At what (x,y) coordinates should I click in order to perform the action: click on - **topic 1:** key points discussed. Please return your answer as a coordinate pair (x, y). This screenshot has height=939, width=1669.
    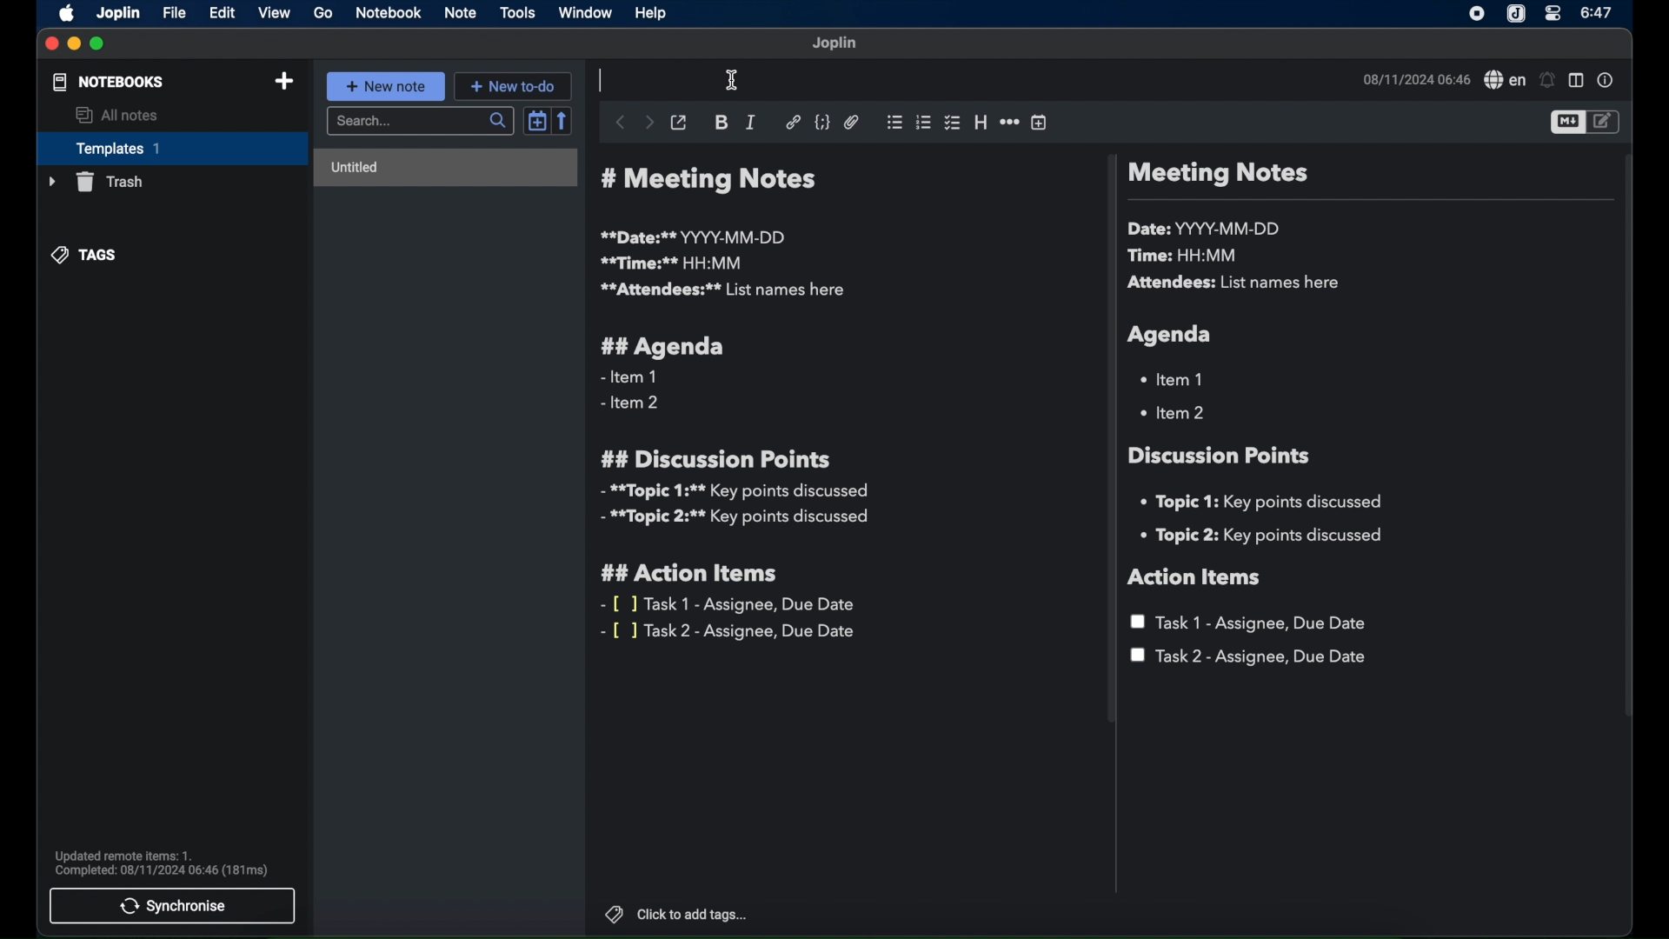
    Looking at the image, I should click on (733, 491).